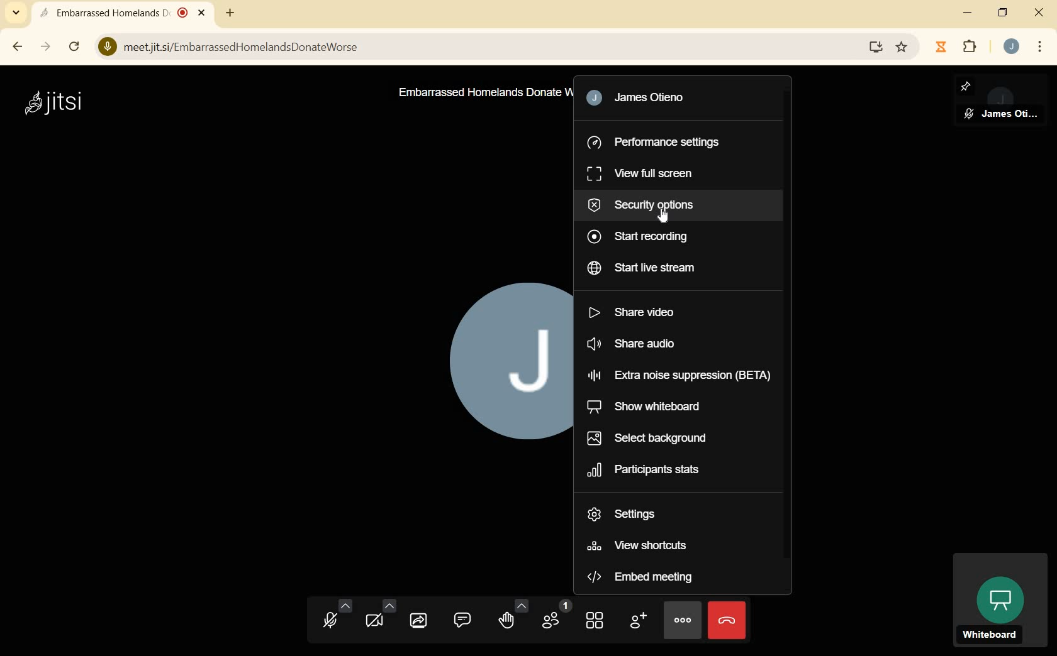 The height and width of the screenshot is (656, 1057). I want to click on Jibble, so click(941, 47).